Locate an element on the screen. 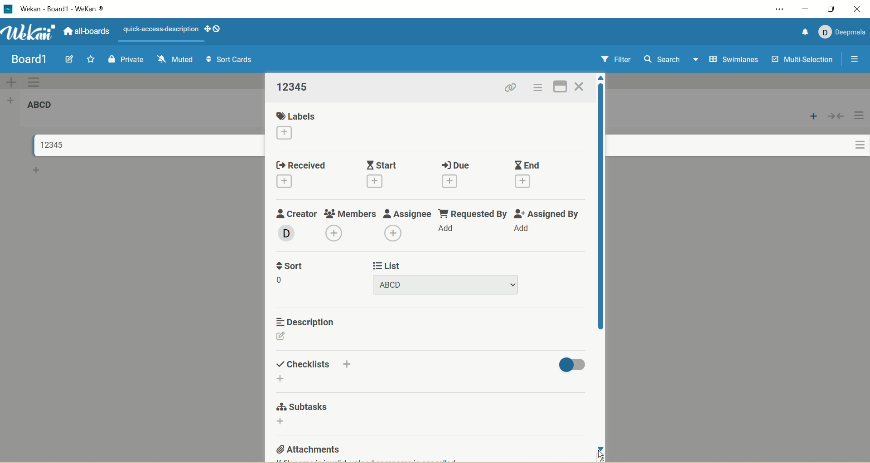 This screenshot has height=463, width=870. add is located at coordinates (349, 364).